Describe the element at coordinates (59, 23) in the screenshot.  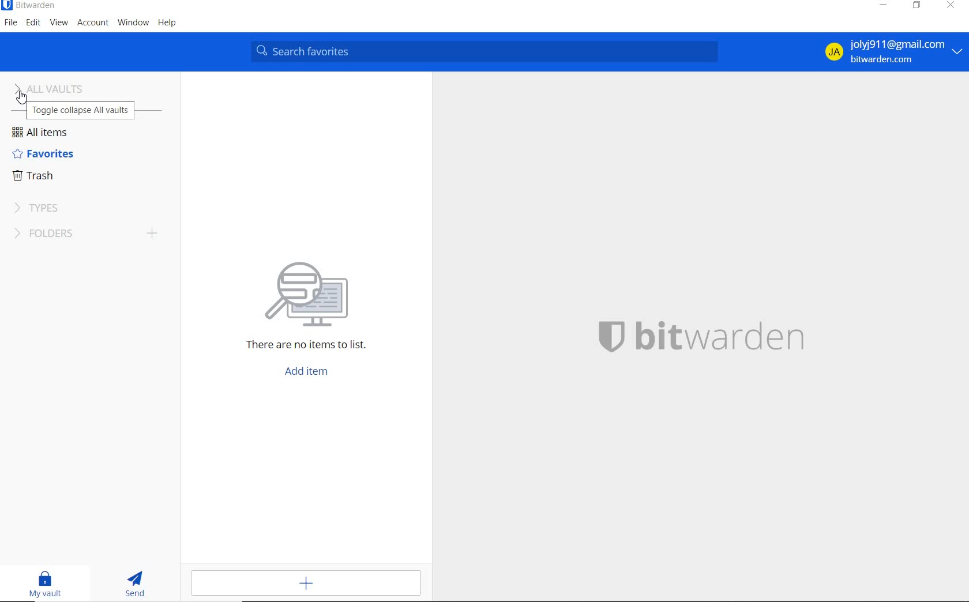
I see `VIEW` at that location.